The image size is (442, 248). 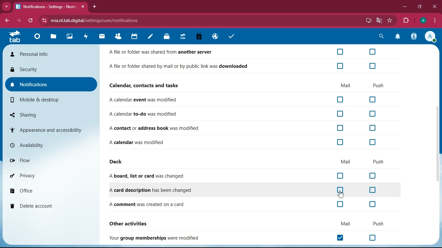 I want to click on notifications, so click(x=398, y=37).